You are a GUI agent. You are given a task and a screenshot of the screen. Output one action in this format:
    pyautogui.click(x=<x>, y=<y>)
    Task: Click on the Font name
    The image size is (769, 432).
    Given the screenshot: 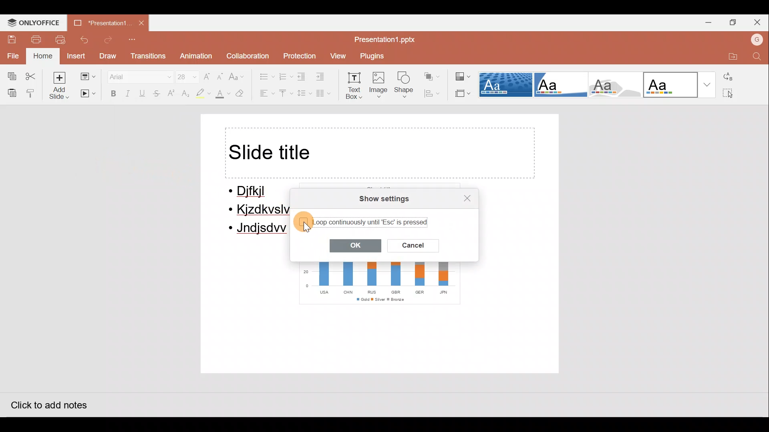 What is the action you would take?
    pyautogui.click(x=139, y=75)
    